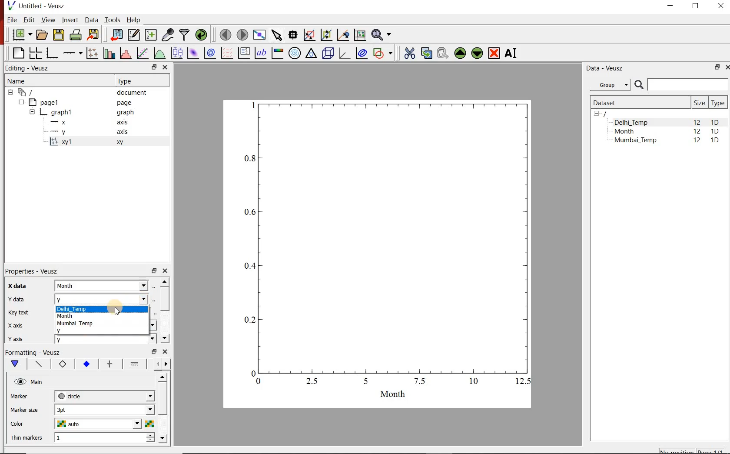 This screenshot has width=730, height=454. I want to click on Data - Veusz, so click(606, 68).